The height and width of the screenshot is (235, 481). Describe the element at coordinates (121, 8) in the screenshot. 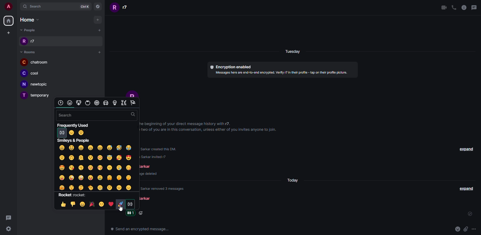

I see `people` at that location.